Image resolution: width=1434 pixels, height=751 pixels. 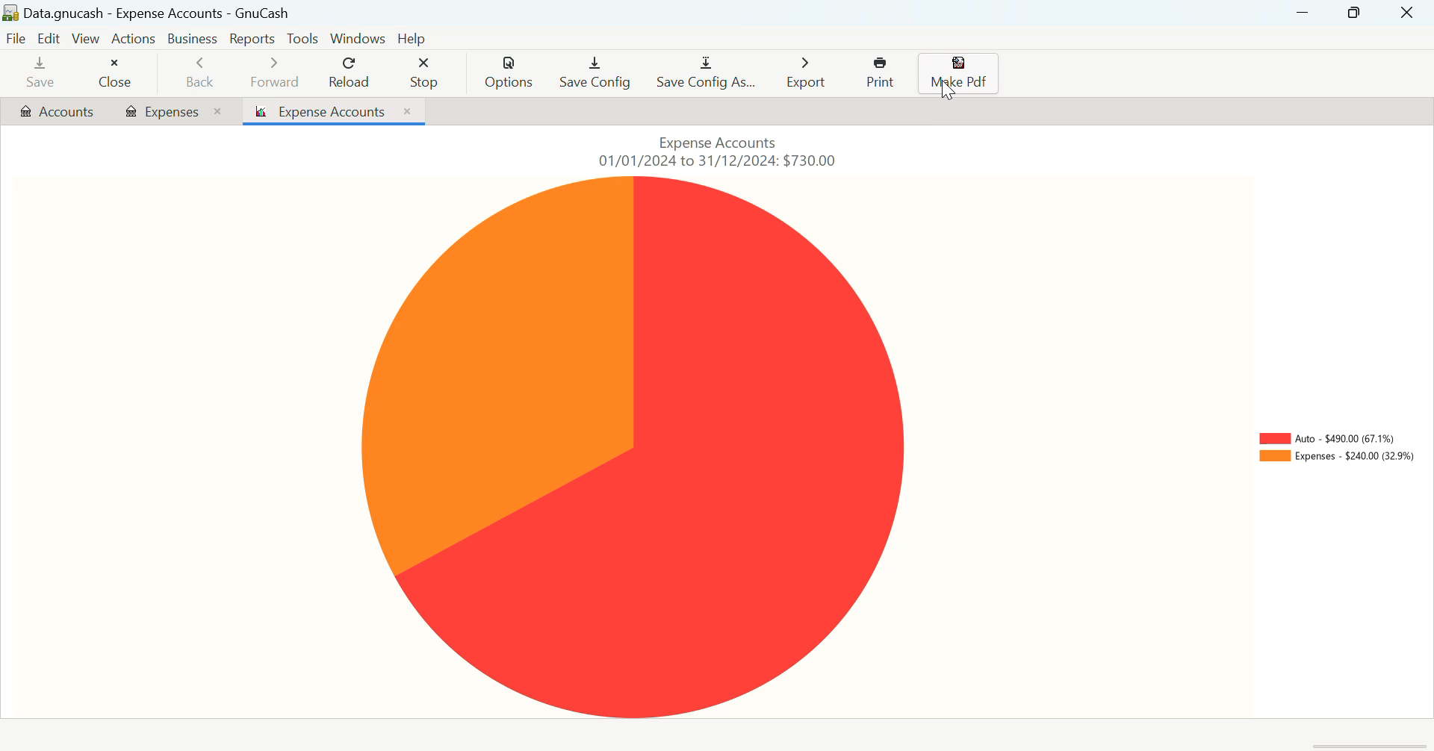 What do you see at coordinates (808, 73) in the screenshot?
I see `Export` at bounding box center [808, 73].